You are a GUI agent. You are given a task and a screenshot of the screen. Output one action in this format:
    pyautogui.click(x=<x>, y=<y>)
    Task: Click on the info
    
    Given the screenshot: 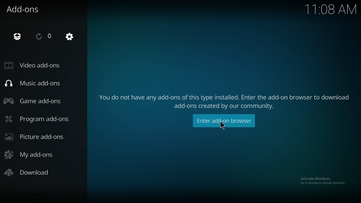 What is the action you would take?
    pyautogui.click(x=225, y=98)
    